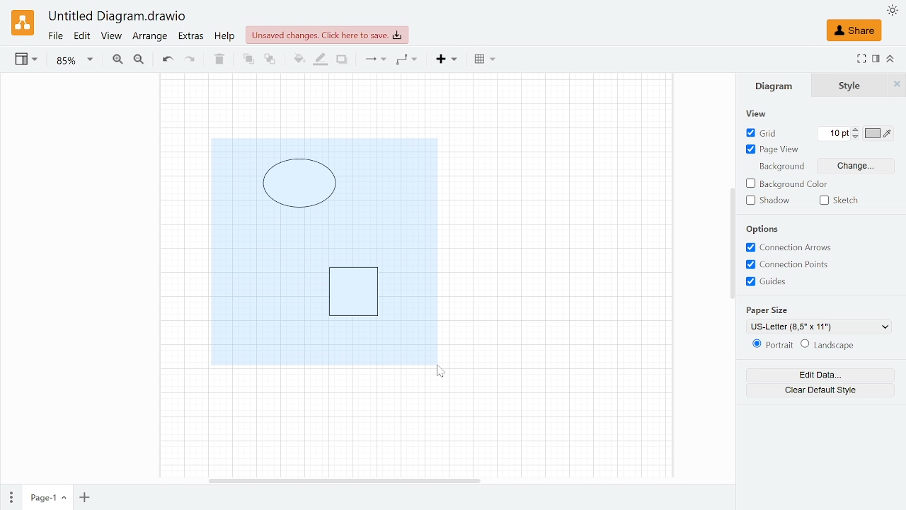  What do you see at coordinates (23, 23) in the screenshot?
I see `Draw.io logo` at bounding box center [23, 23].